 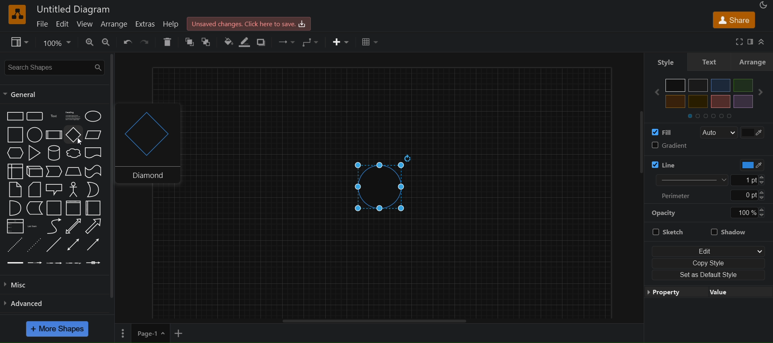 I want to click on view, so click(x=21, y=42).